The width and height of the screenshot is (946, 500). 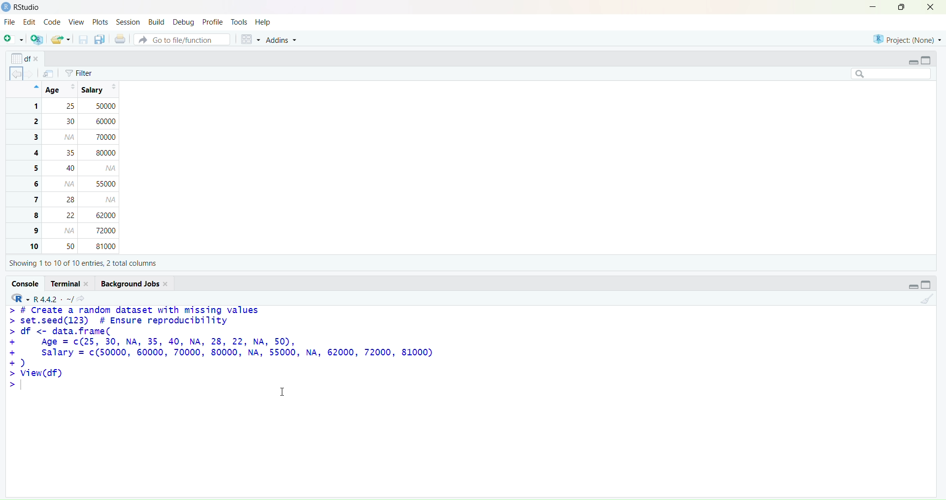 I want to click on background jobs, so click(x=137, y=283).